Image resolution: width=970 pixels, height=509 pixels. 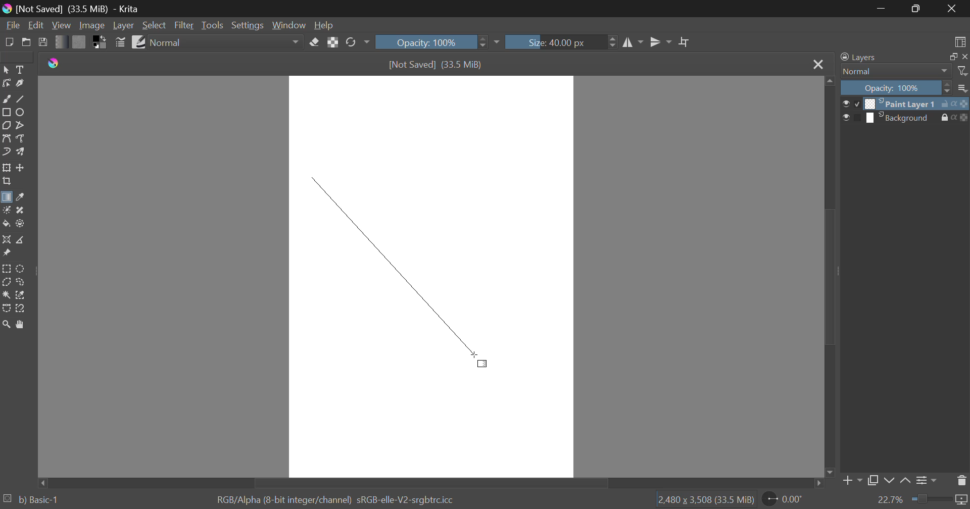 I want to click on Choose Workspace, so click(x=958, y=40).